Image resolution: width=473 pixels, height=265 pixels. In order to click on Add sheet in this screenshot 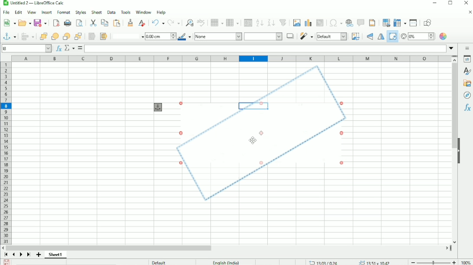, I will do `click(38, 255)`.